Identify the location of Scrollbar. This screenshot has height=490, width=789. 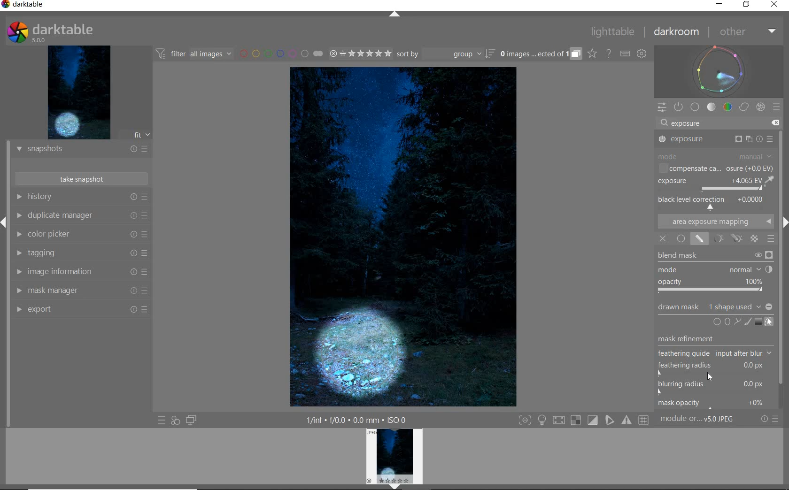
(784, 319).